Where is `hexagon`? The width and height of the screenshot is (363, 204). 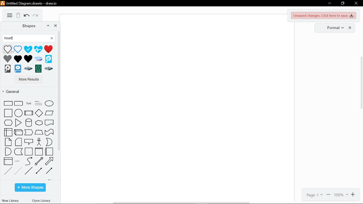
hexagon is located at coordinates (9, 122).